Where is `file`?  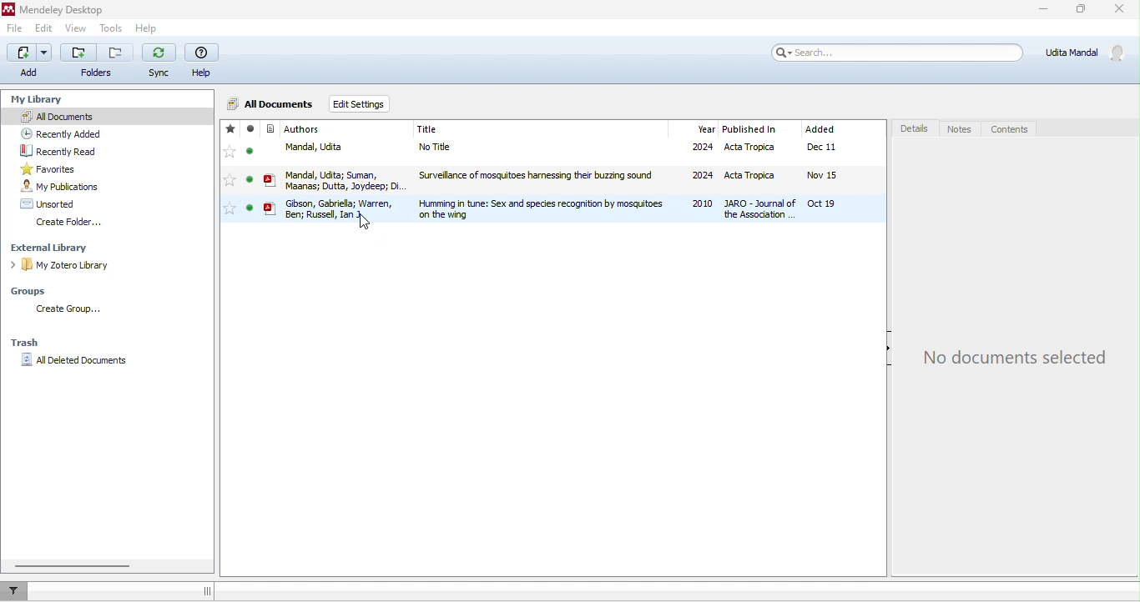 file is located at coordinates (583, 208).